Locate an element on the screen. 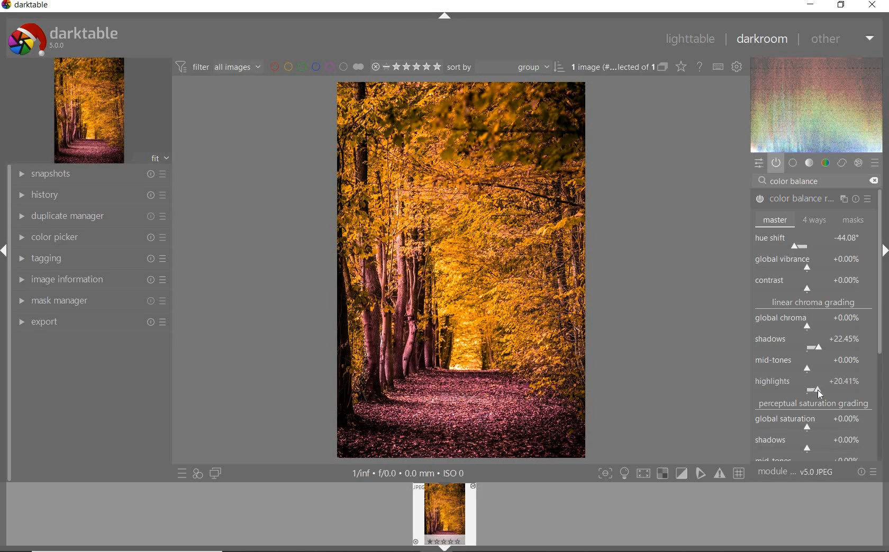 The height and width of the screenshot is (552, 889). quick access panel is located at coordinates (757, 163).